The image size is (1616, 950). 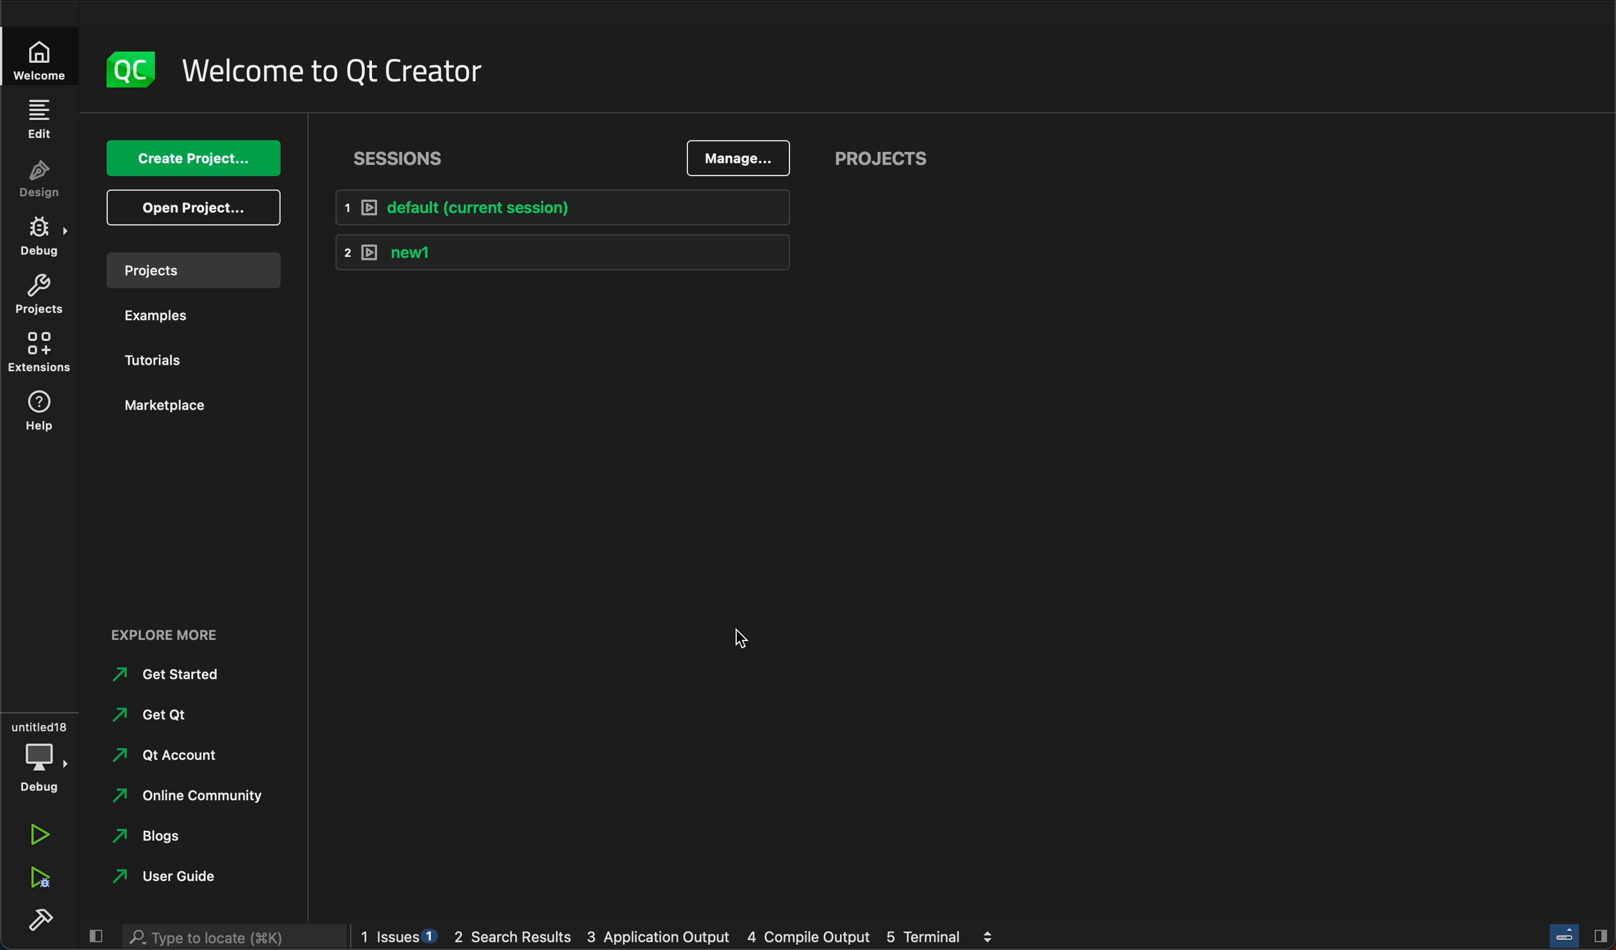 What do you see at coordinates (40, 354) in the screenshot?
I see `extensions` at bounding box center [40, 354].